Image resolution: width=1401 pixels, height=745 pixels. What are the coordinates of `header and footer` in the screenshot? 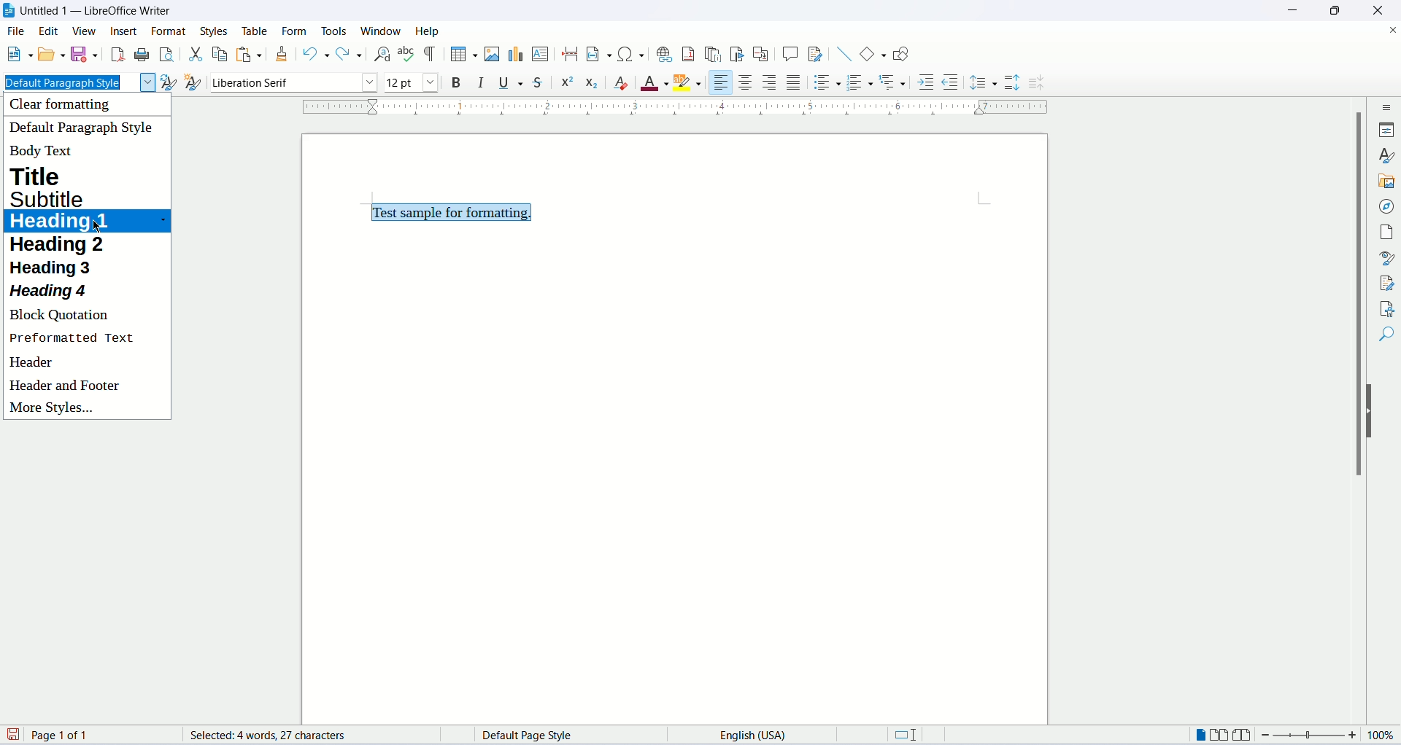 It's located at (65, 388).